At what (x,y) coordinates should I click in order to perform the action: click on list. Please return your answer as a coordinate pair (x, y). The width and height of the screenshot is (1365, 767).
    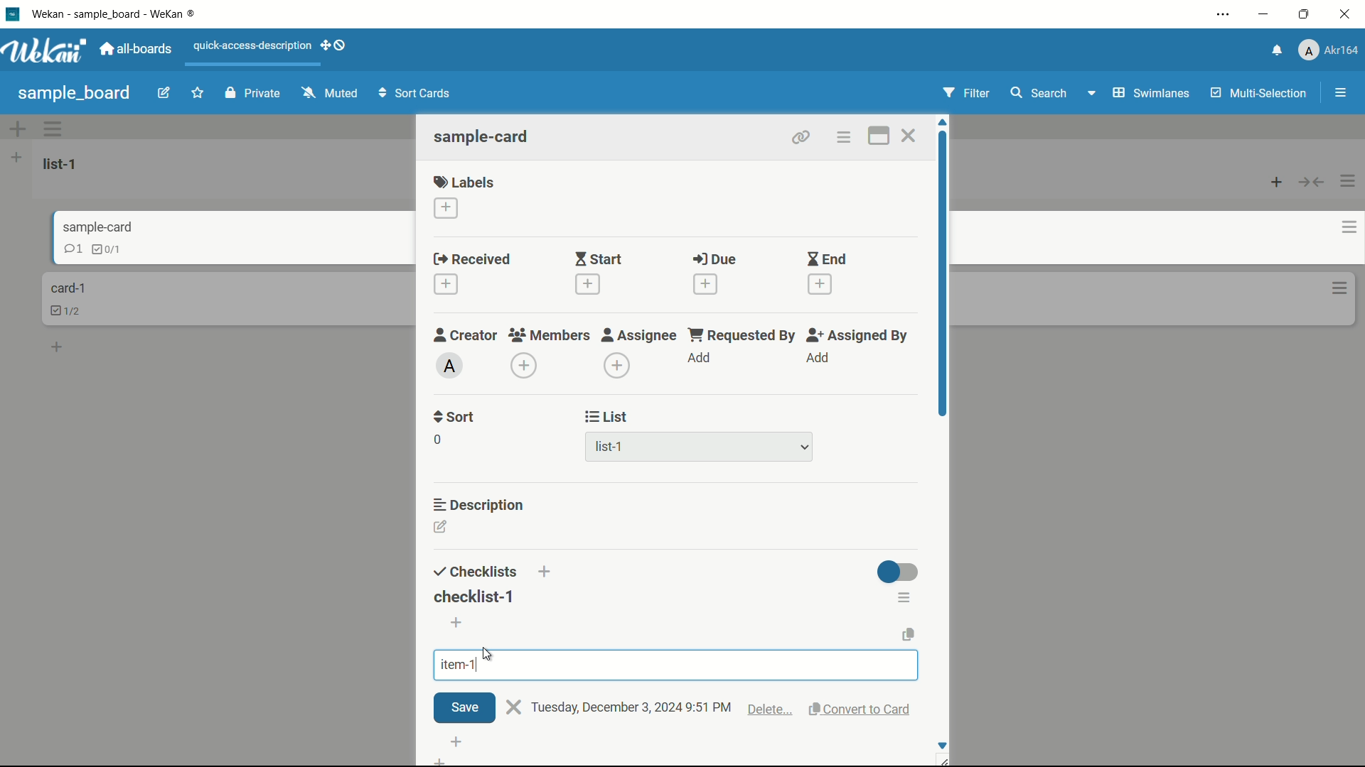
    Looking at the image, I should click on (609, 417).